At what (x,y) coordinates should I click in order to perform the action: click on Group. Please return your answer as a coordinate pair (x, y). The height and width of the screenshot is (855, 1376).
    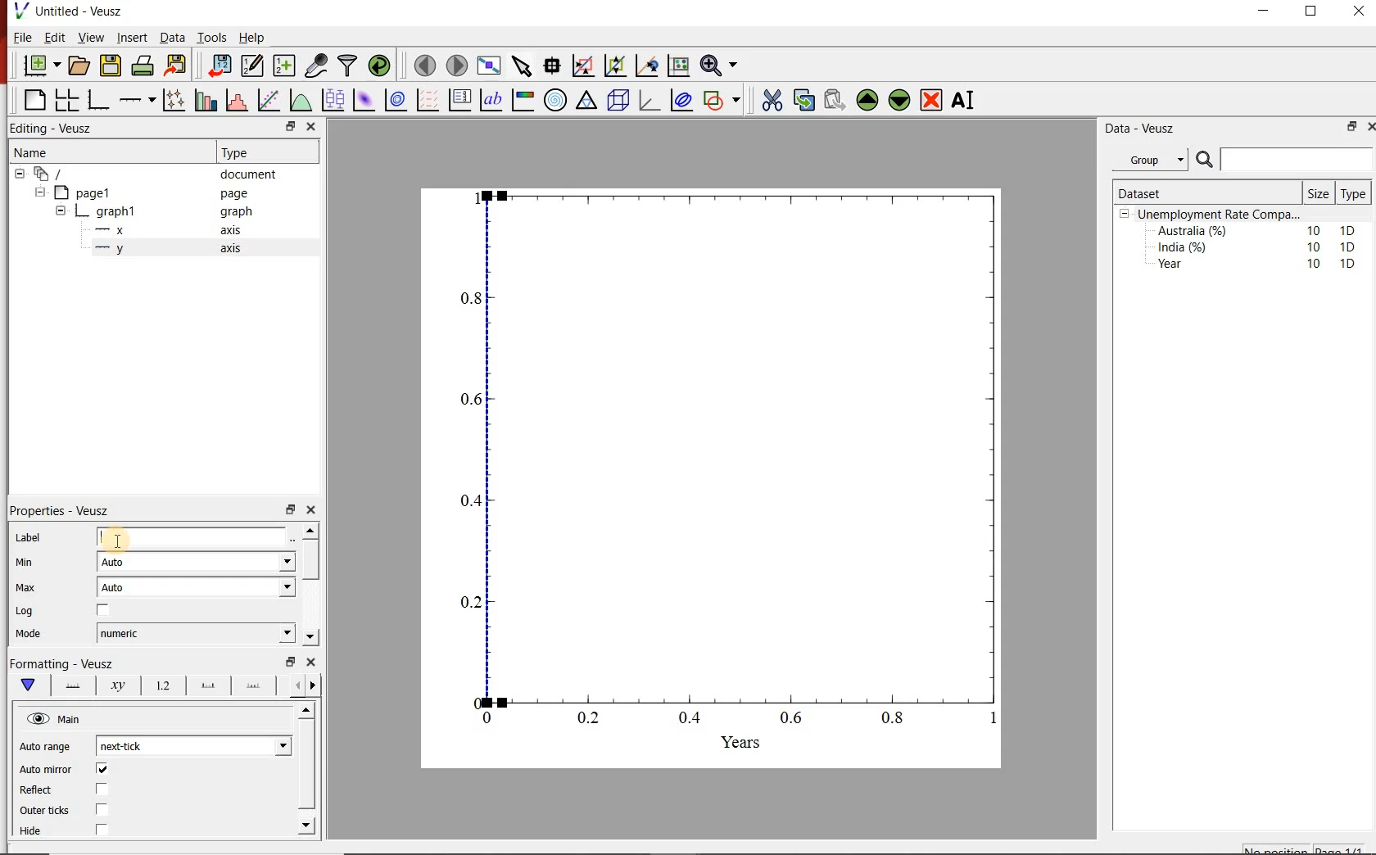
    Looking at the image, I should click on (1152, 160).